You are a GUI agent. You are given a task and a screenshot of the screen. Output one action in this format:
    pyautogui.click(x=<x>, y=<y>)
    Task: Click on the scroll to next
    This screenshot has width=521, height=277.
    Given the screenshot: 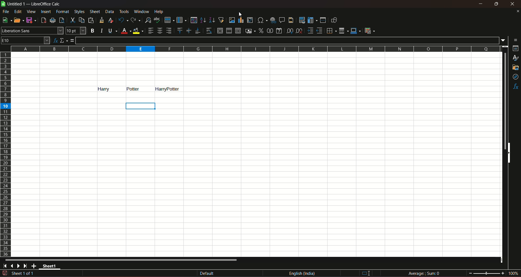 What is the action you would take?
    pyautogui.click(x=20, y=266)
    